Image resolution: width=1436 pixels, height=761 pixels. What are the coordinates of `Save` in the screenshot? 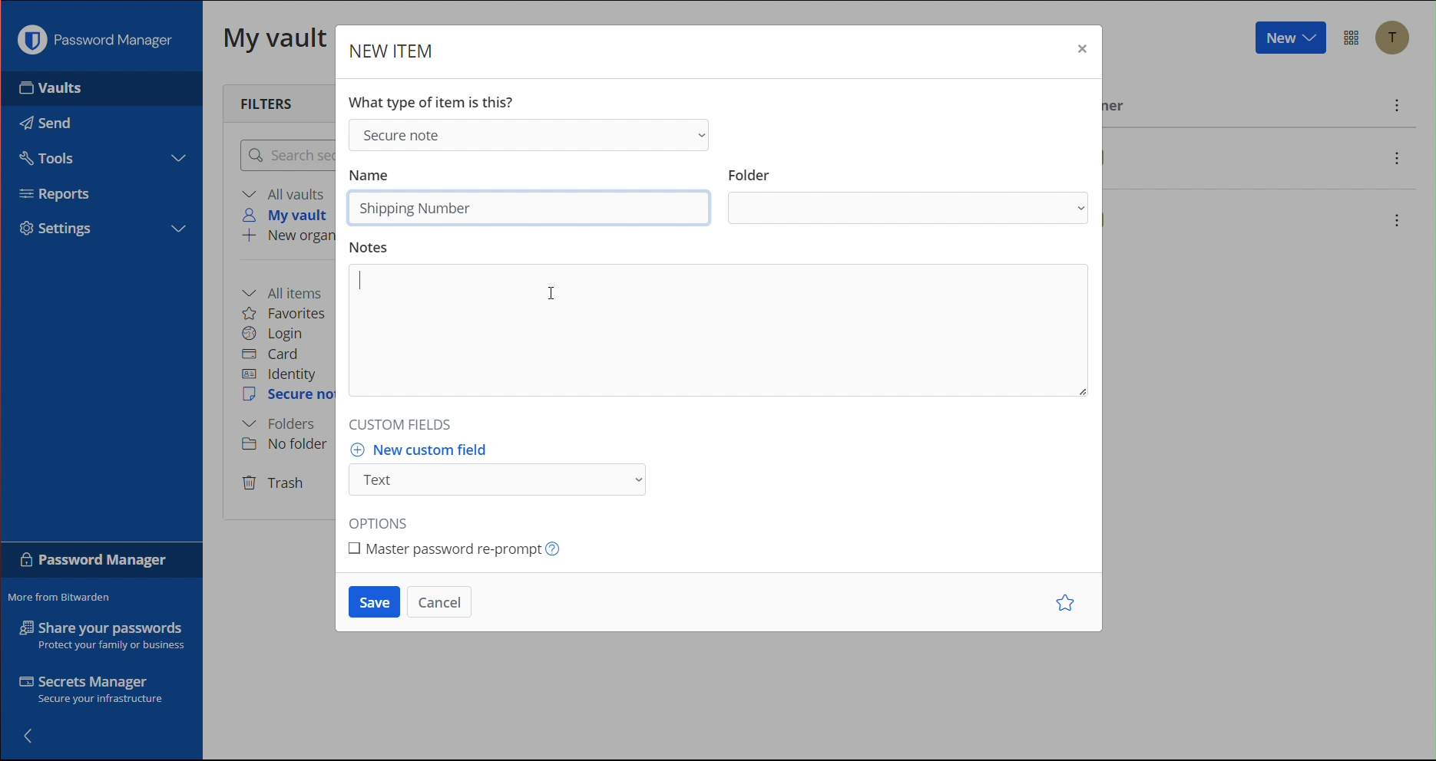 It's located at (371, 601).